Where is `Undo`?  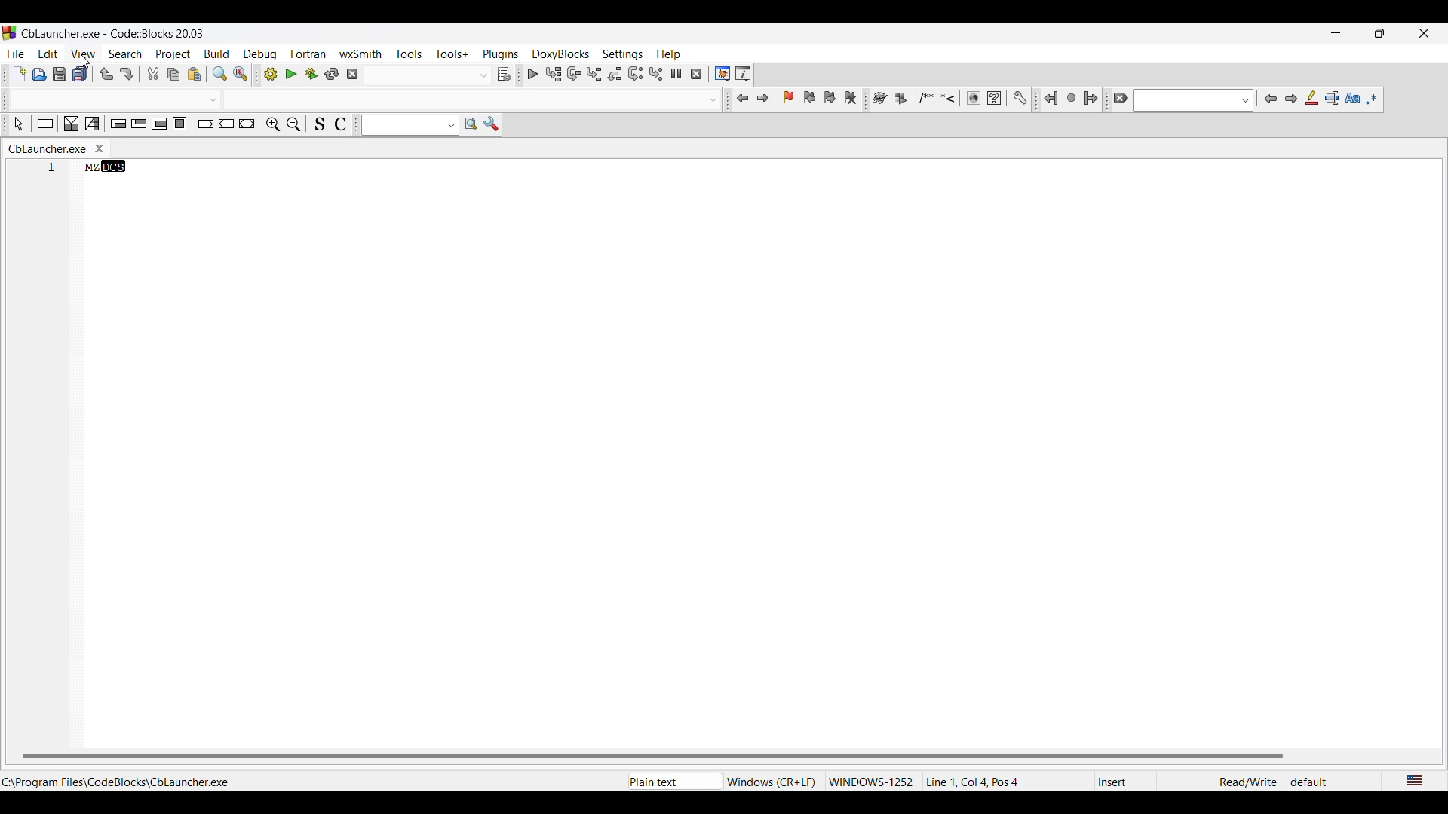 Undo is located at coordinates (106, 74).